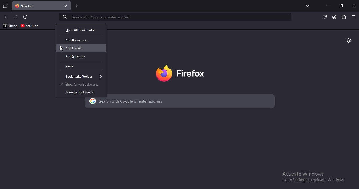 The width and height of the screenshot is (359, 189). I want to click on turing, so click(10, 26).